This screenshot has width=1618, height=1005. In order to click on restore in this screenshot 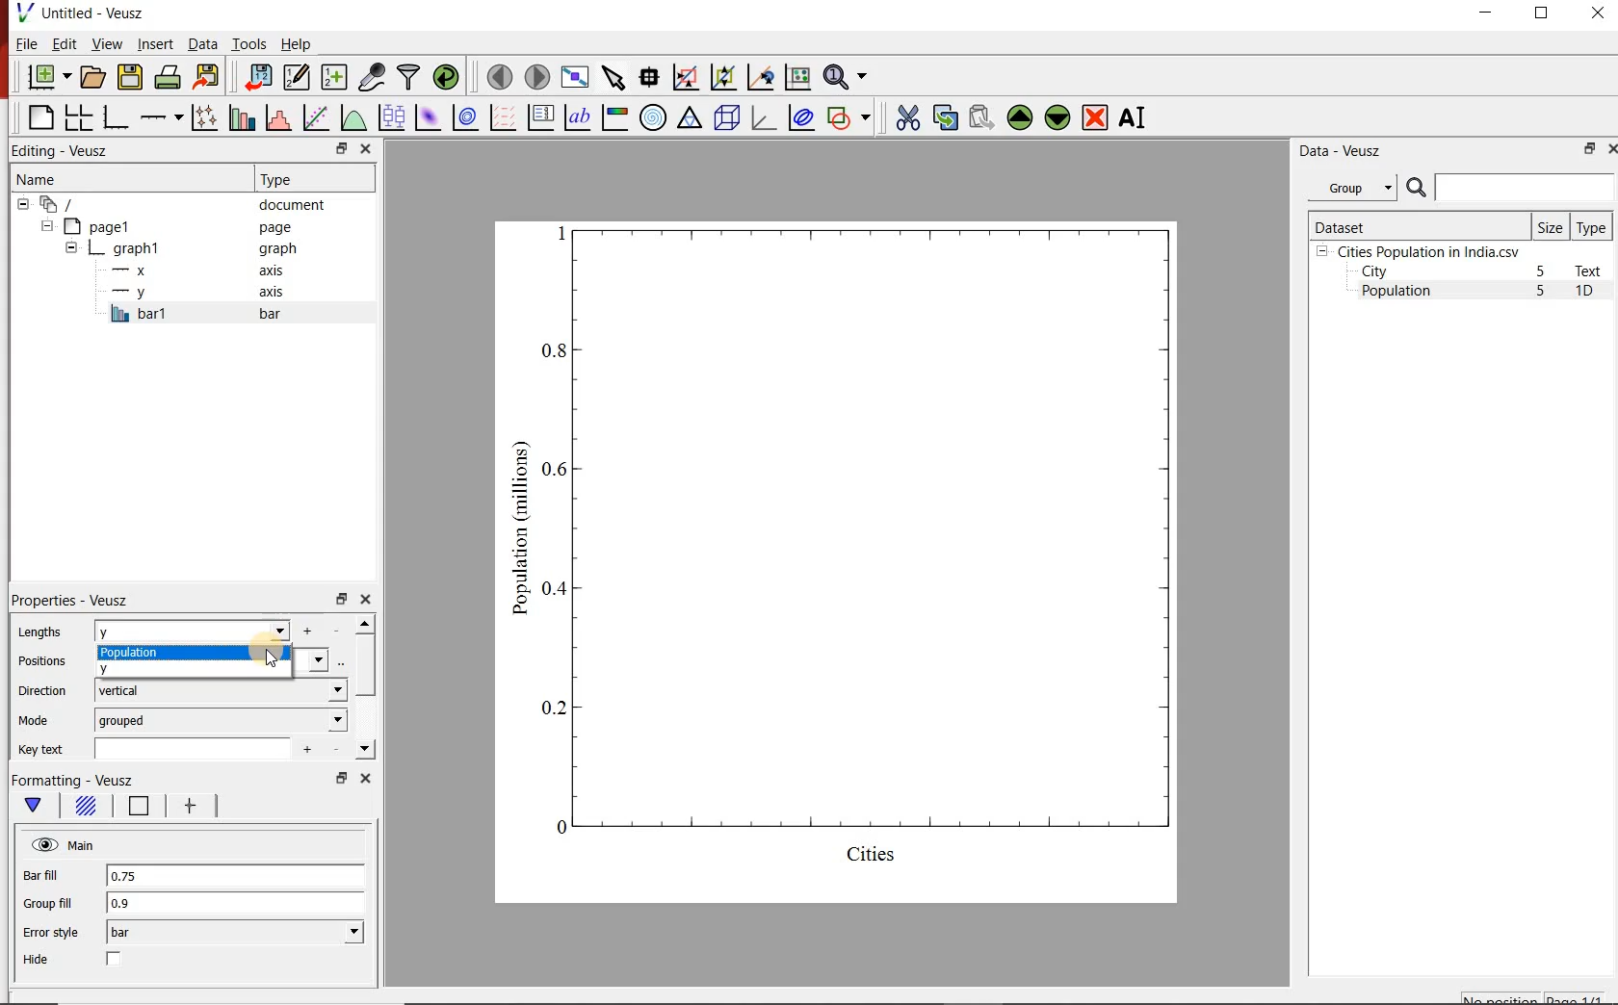, I will do `click(340, 778)`.